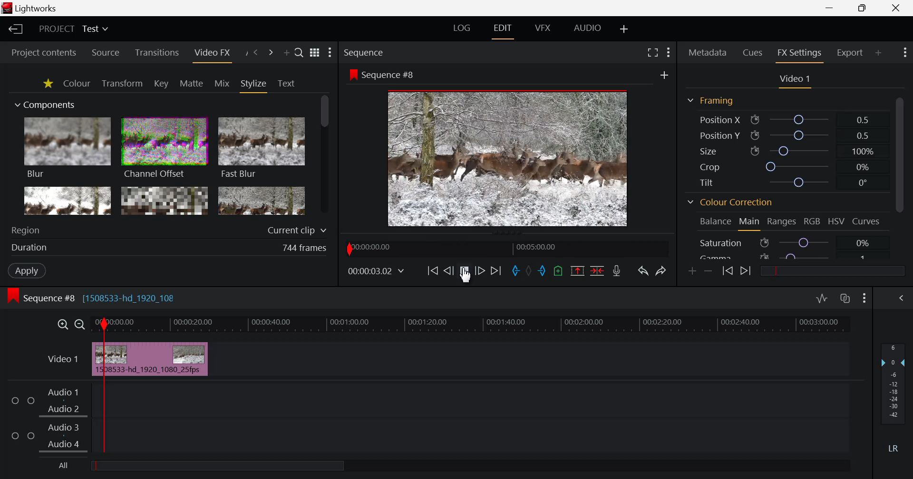 The height and width of the screenshot is (479, 913). I want to click on All, so click(205, 466).